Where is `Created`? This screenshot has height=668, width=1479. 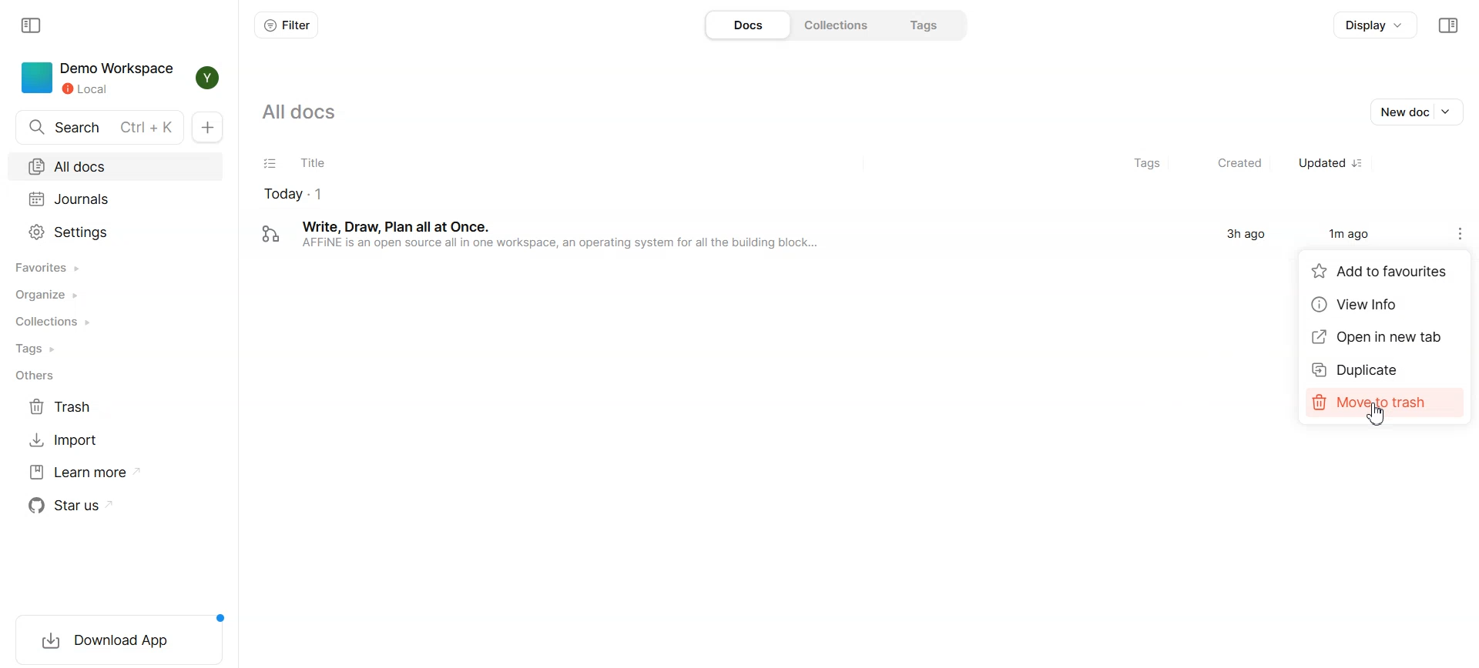 Created is located at coordinates (1231, 165).